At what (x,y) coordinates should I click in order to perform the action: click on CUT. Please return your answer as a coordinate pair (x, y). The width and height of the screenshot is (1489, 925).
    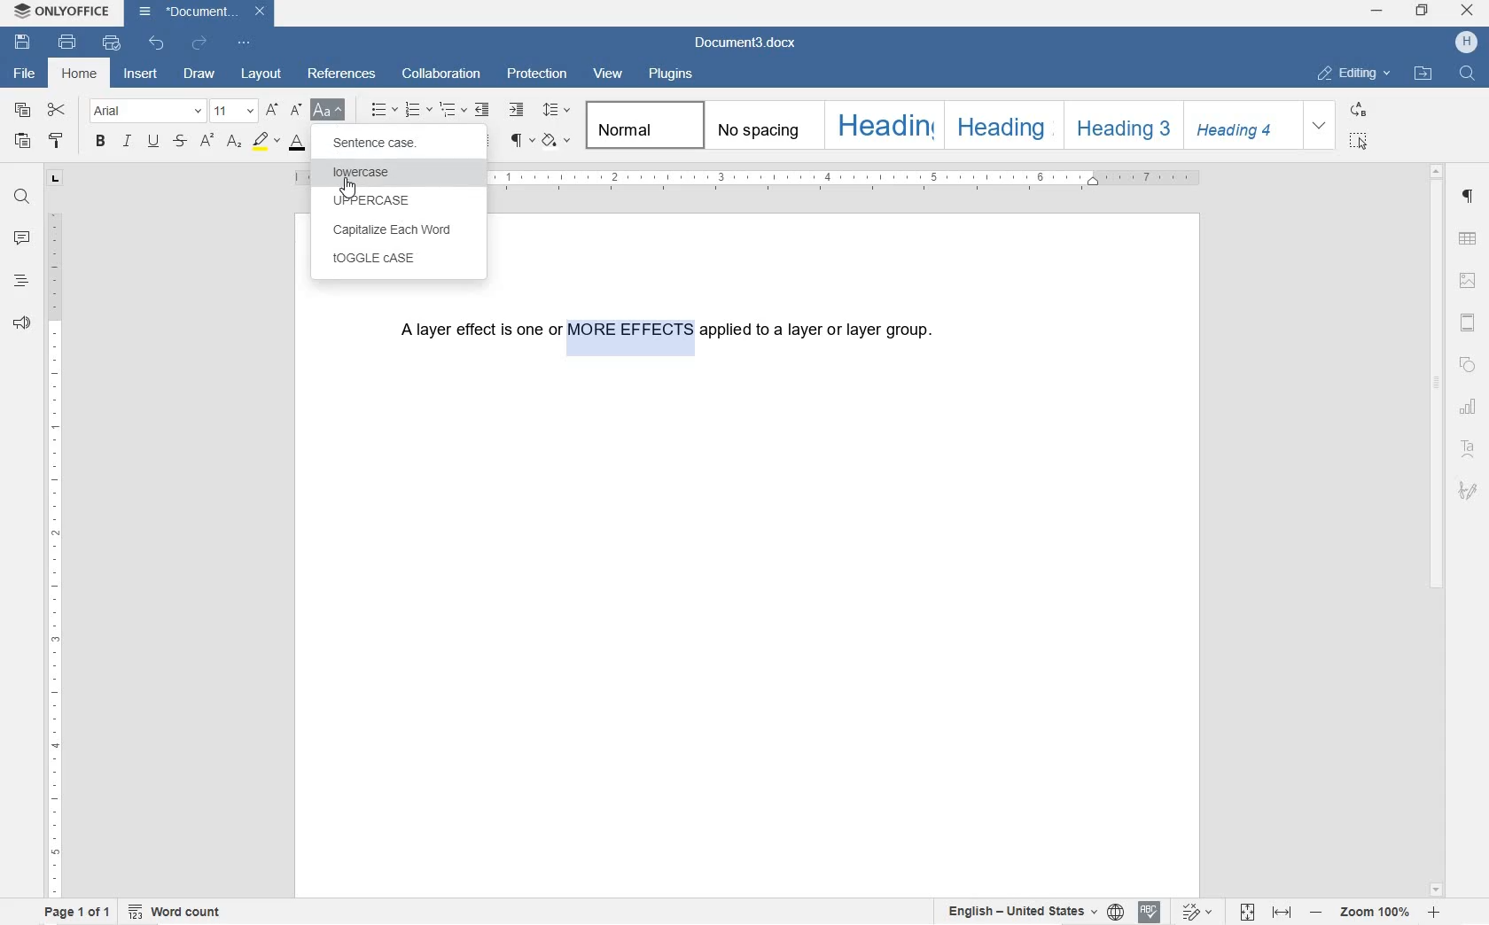
    Looking at the image, I should click on (57, 110).